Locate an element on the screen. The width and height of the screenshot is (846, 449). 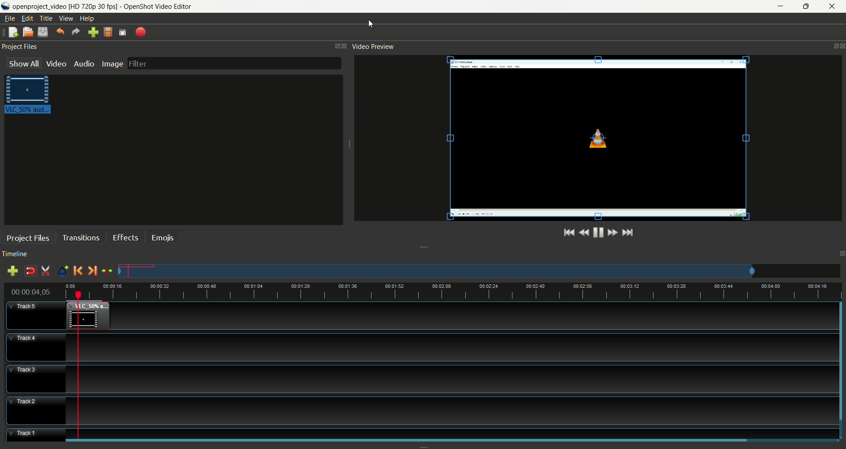
logo is located at coordinates (6, 6).